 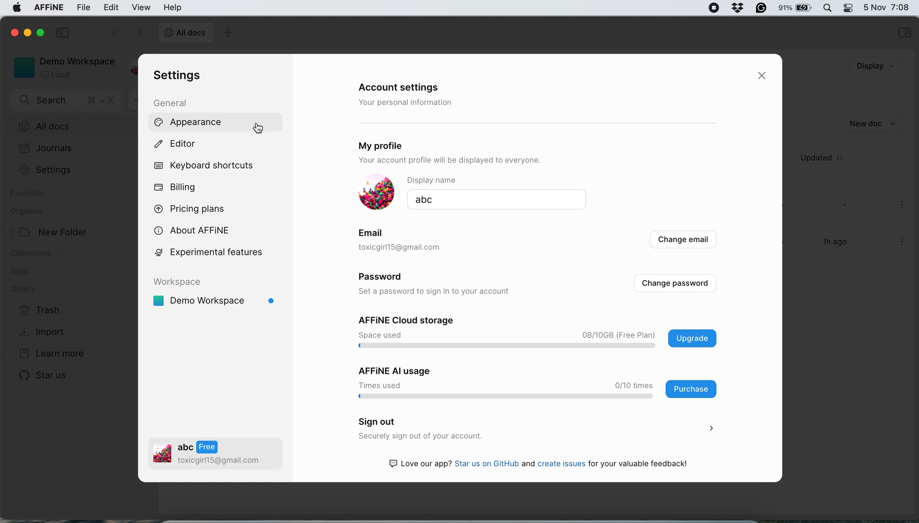 What do you see at coordinates (898, 244) in the screenshot?
I see `more options` at bounding box center [898, 244].